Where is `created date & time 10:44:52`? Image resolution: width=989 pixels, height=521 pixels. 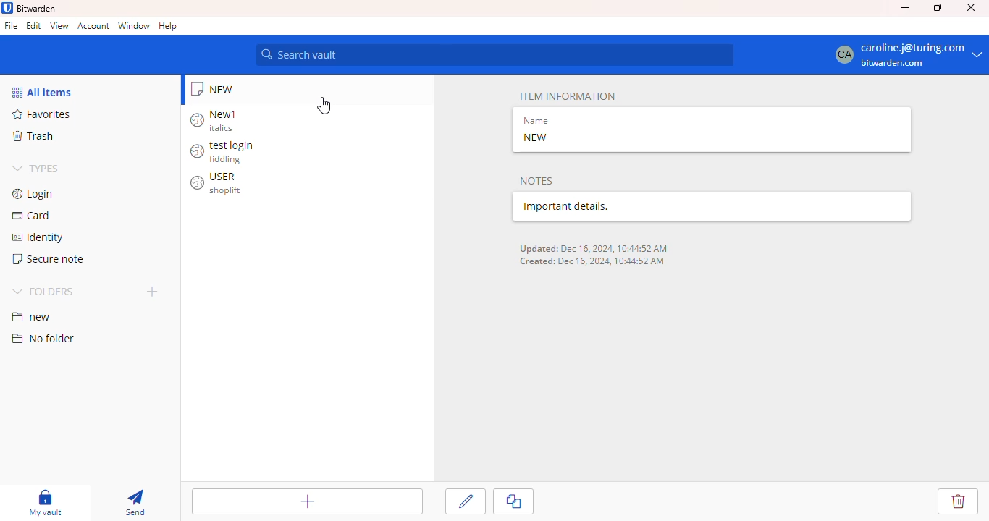 created date & time 10:44:52 is located at coordinates (590, 264).